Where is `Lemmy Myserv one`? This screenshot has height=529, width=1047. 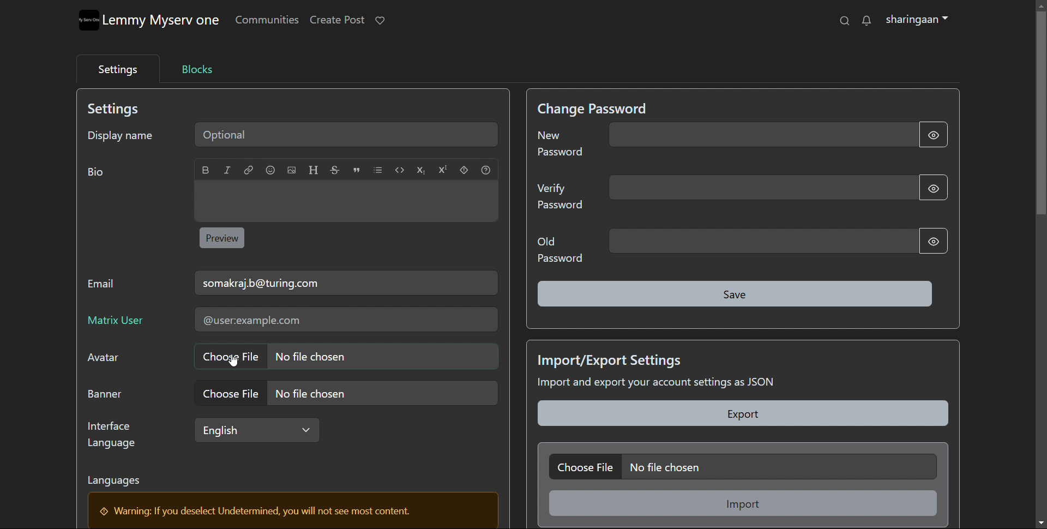 Lemmy Myserv one is located at coordinates (164, 22).